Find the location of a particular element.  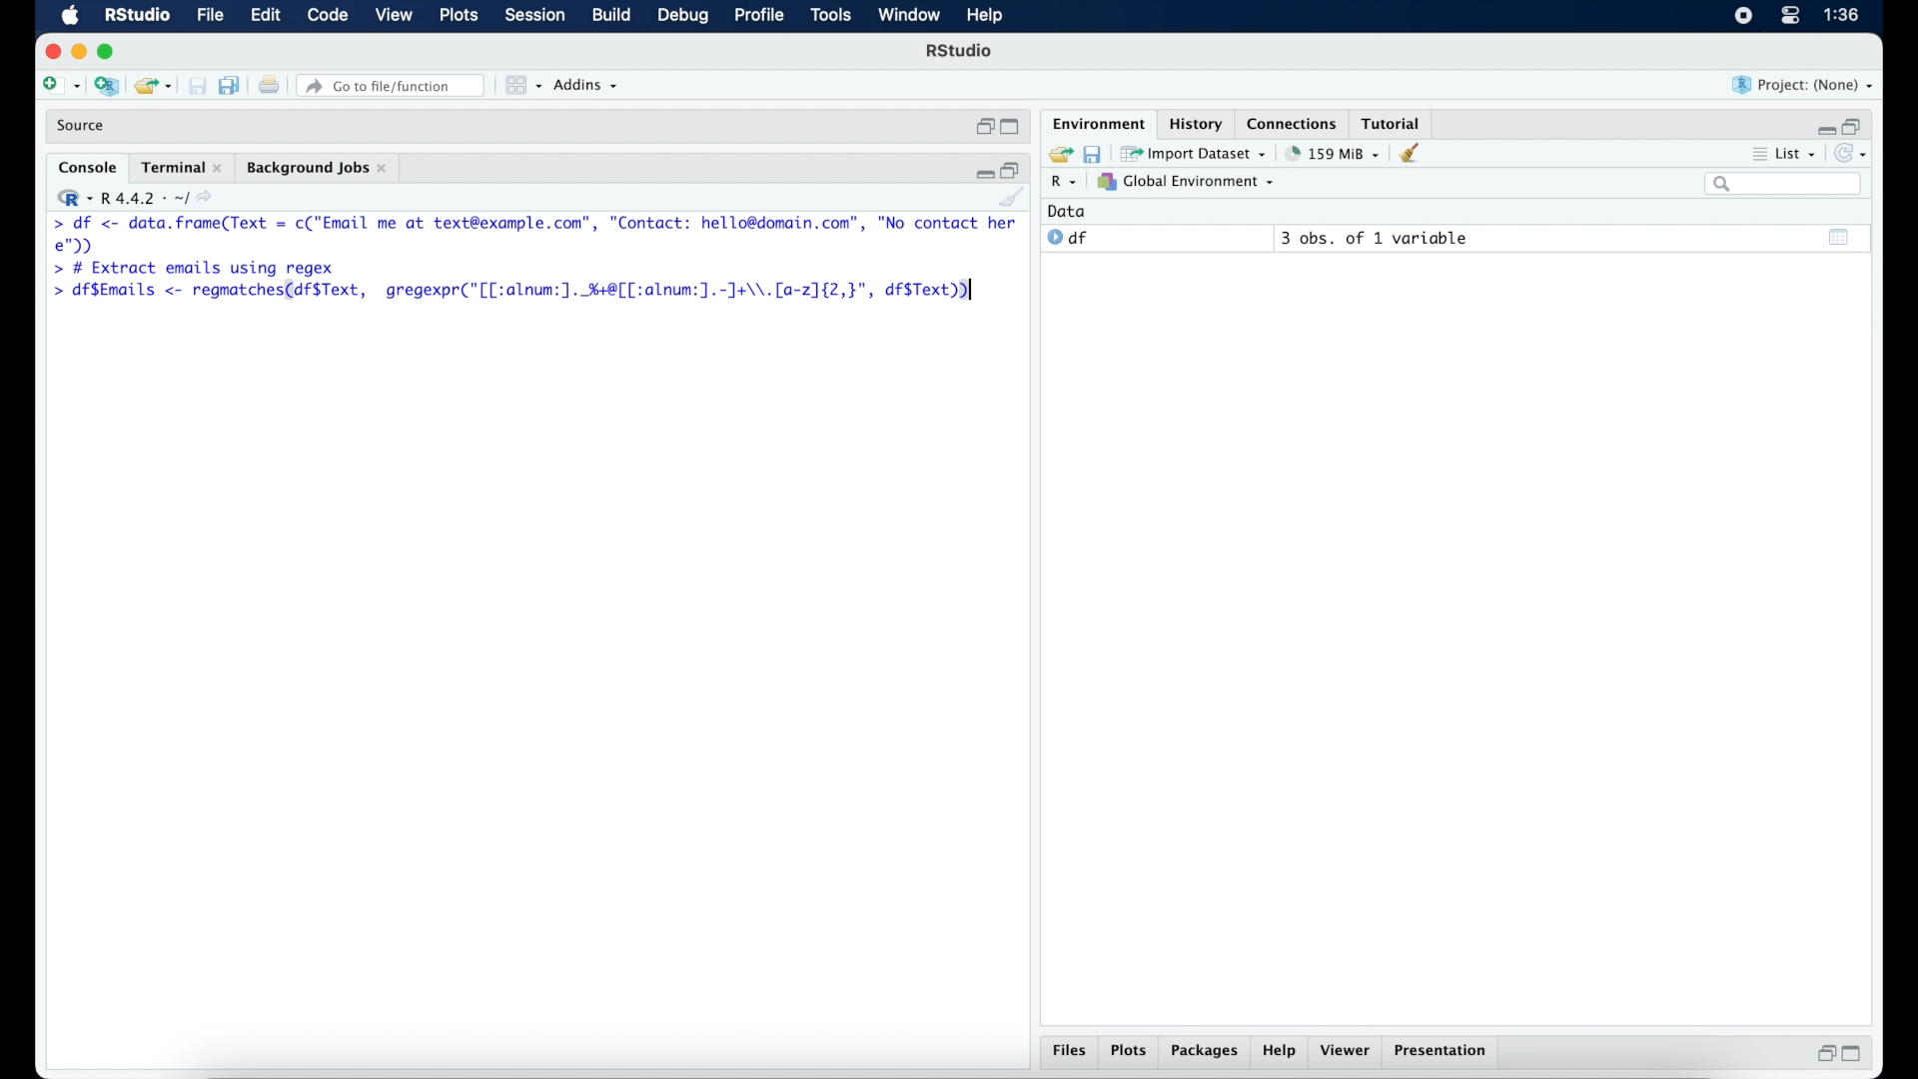

session is located at coordinates (534, 16).